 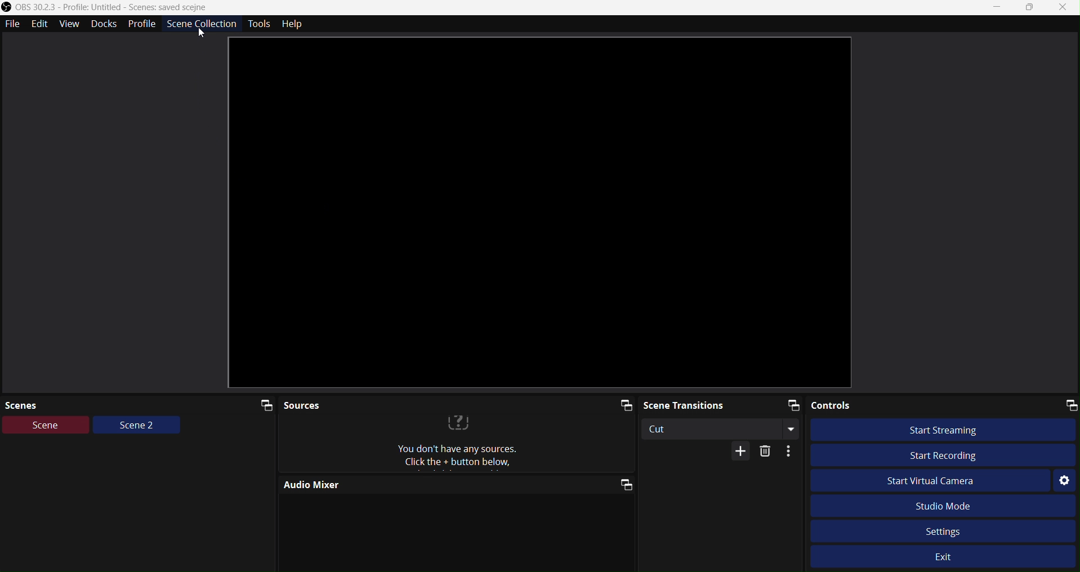 What do you see at coordinates (724, 428) in the screenshot?
I see `Cut` at bounding box center [724, 428].